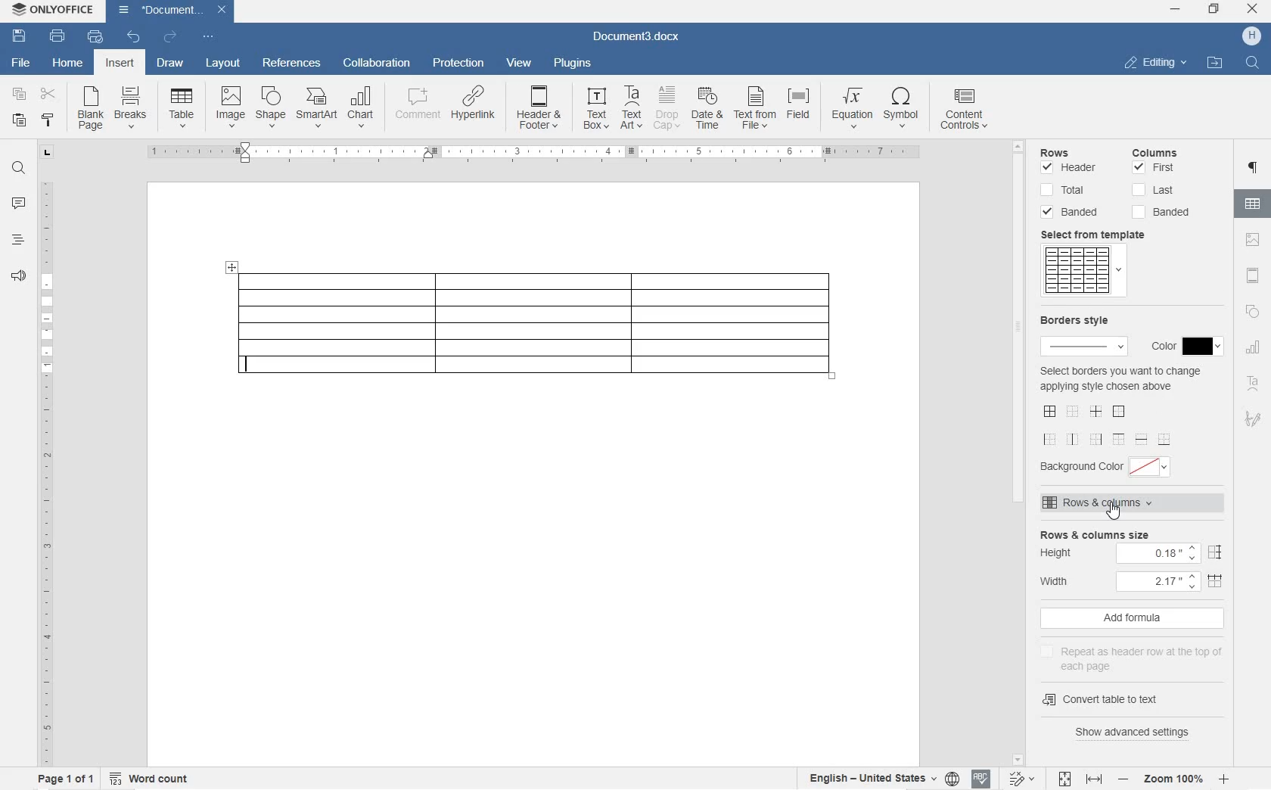 This screenshot has height=790, width=1271. I want to click on select from template, so click(1103, 235).